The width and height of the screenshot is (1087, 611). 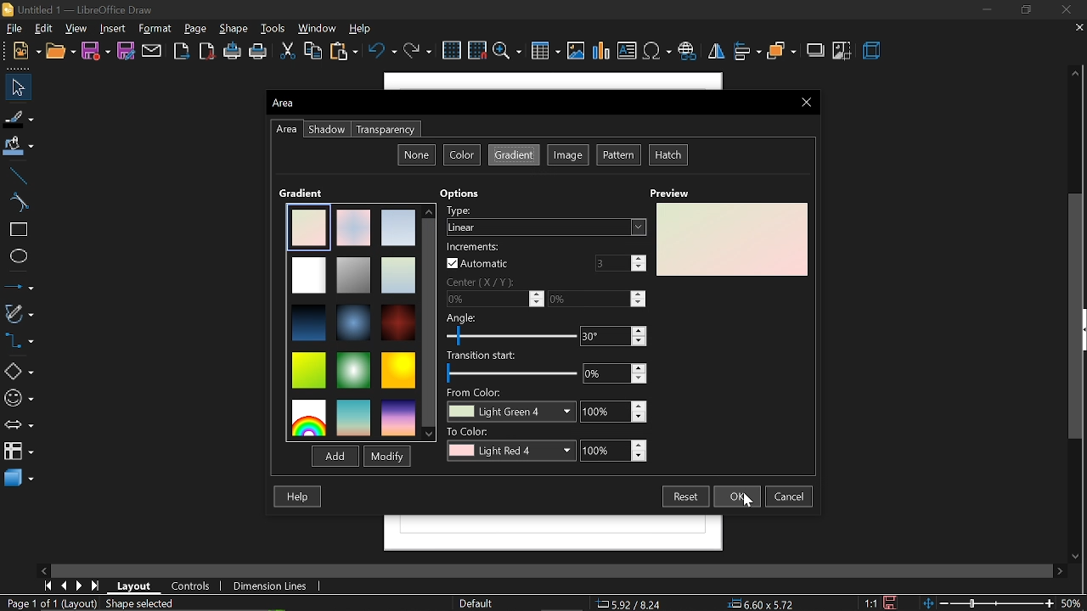 I want to click on grid, so click(x=451, y=50).